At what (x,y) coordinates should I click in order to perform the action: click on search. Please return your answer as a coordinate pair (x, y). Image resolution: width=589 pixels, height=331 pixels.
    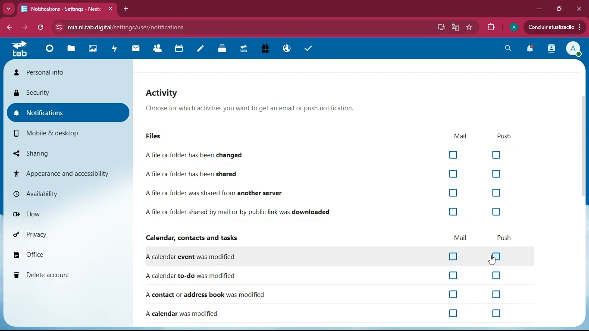
    Looking at the image, I should click on (510, 48).